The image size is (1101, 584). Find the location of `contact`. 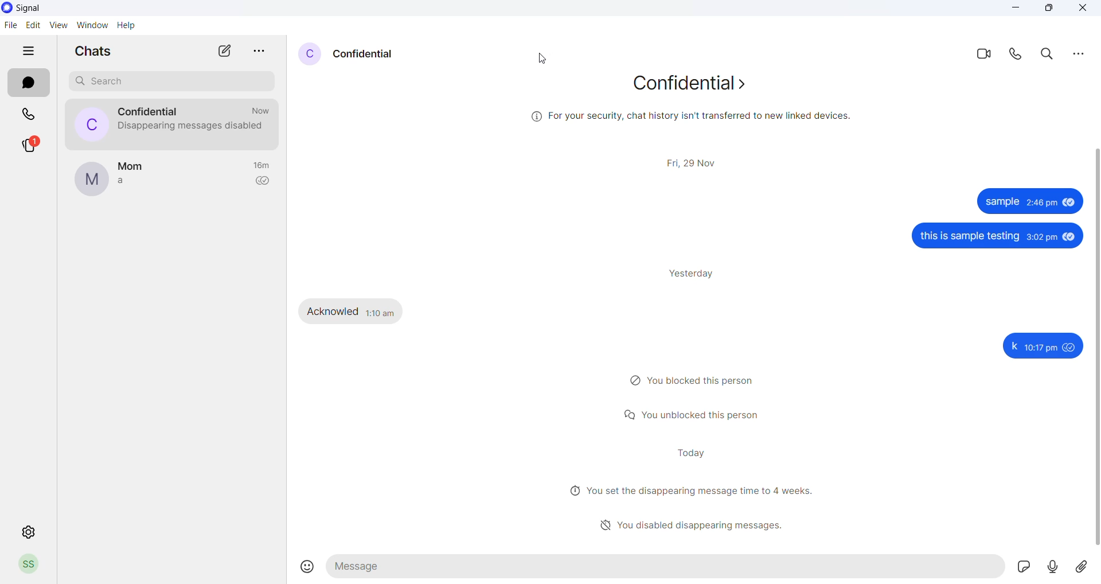

contact is located at coordinates (133, 165).